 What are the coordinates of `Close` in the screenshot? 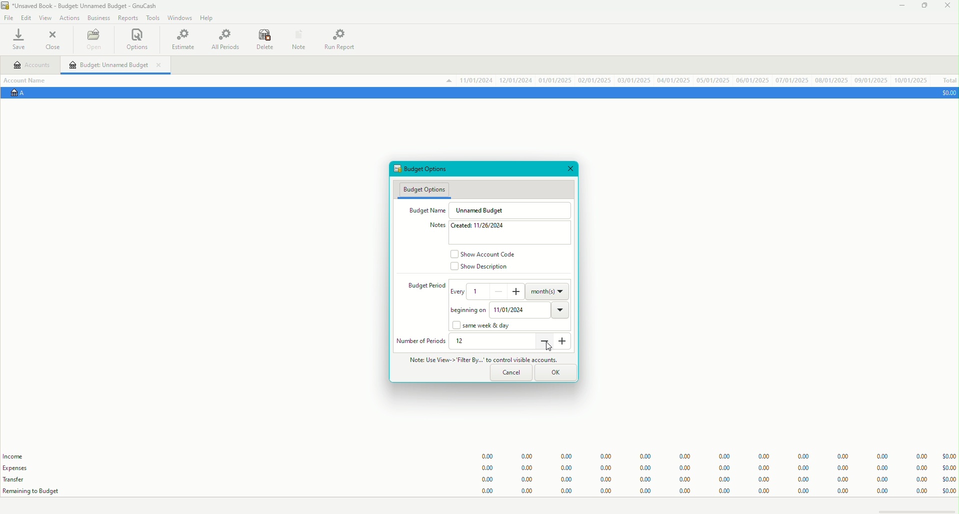 It's located at (946, 6).